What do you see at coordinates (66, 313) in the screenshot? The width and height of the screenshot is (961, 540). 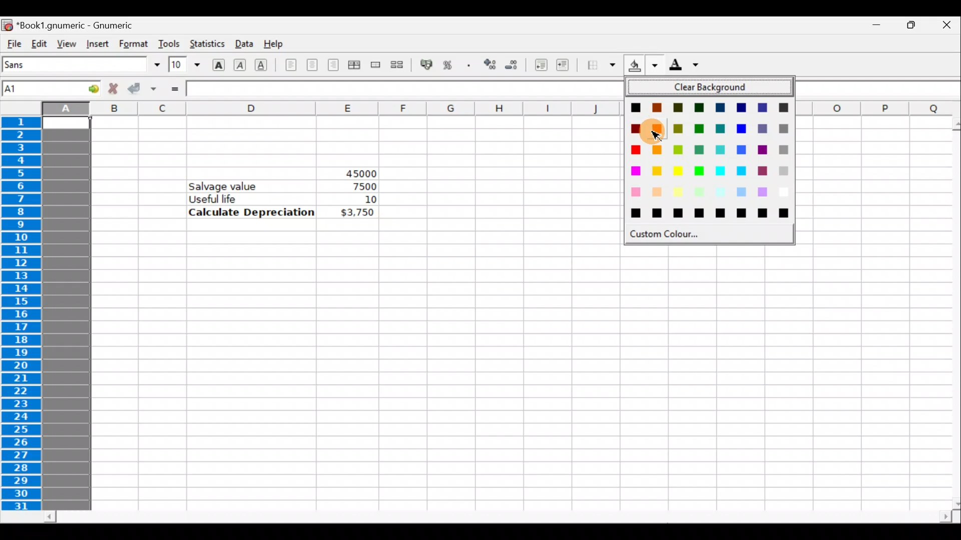 I see `Column A selected` at bounding box center [66, 313].